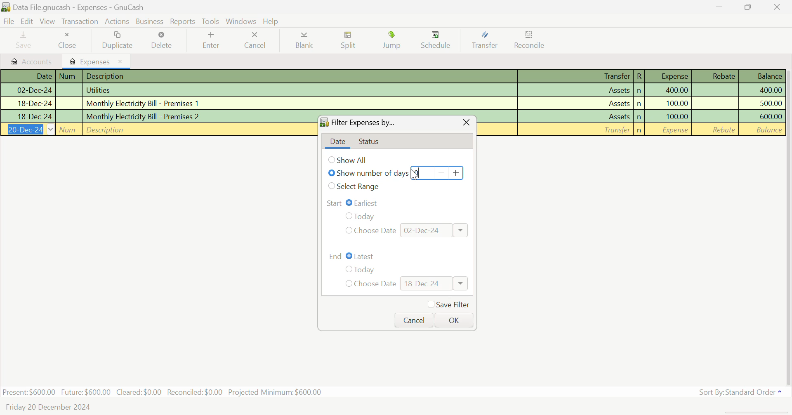 The width and height of the screenshot is (792, 415). Describe the element at coordinates (406, 284) in the screenshot. I see `Choose Date: 18-Dec-24` at that location.